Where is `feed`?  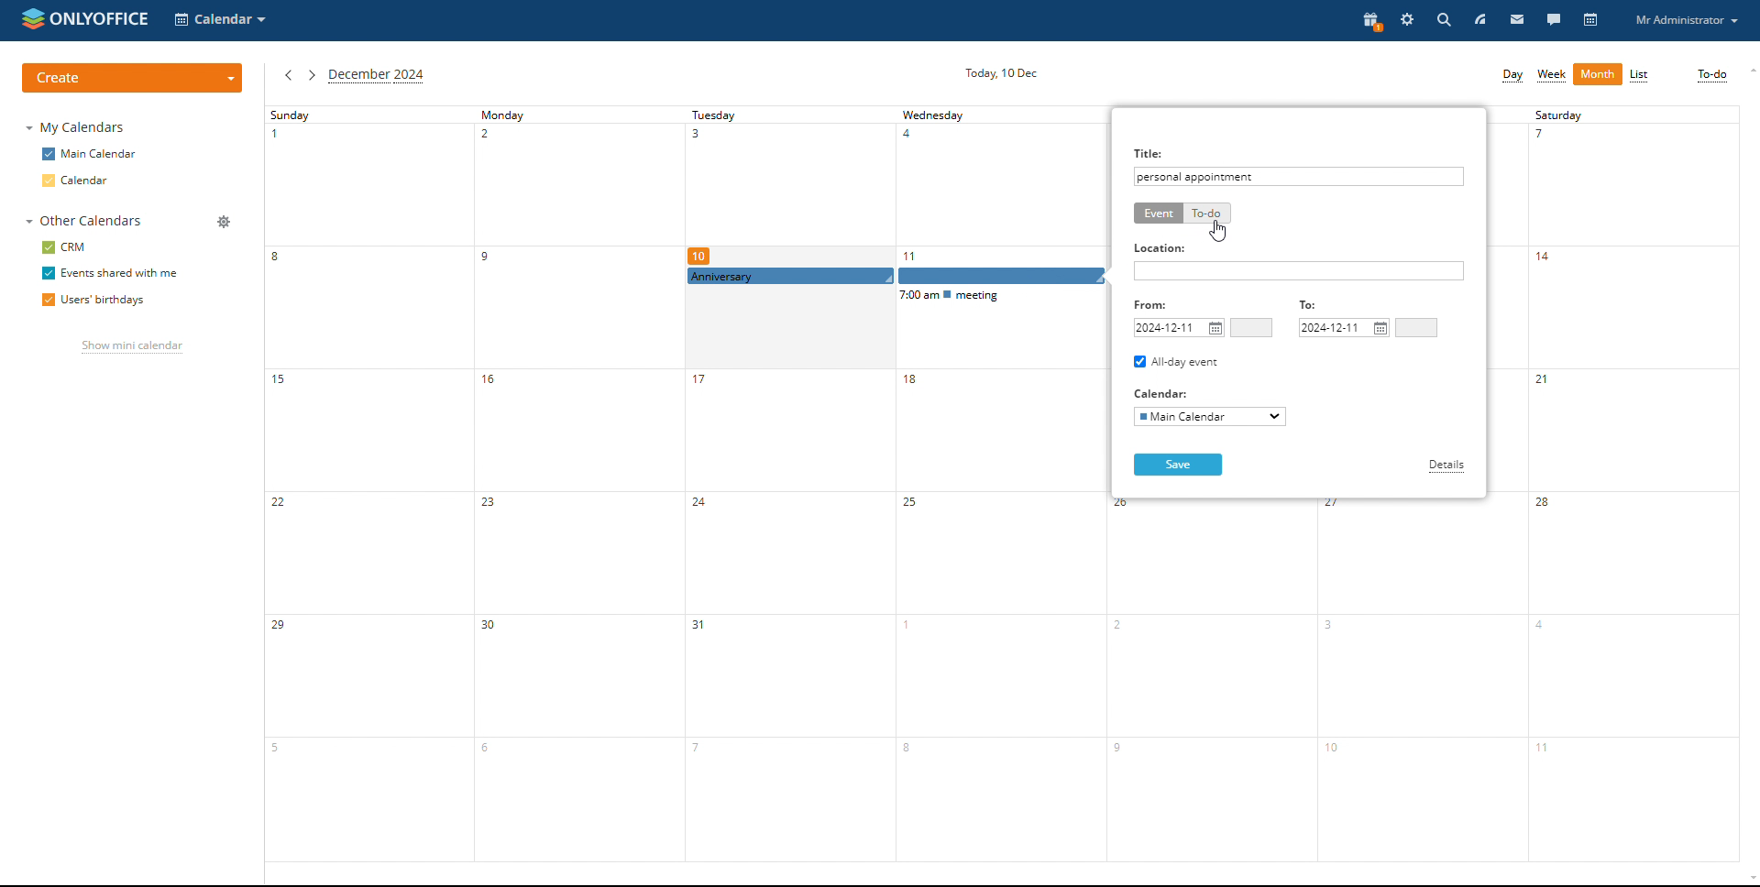
feed is located at coordinates (1479, 21).